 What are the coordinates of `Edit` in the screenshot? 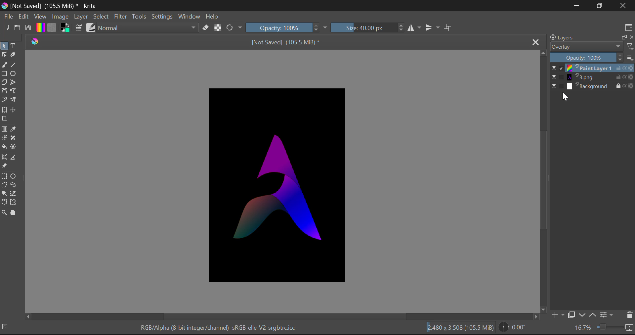 It's located at (24, 17).